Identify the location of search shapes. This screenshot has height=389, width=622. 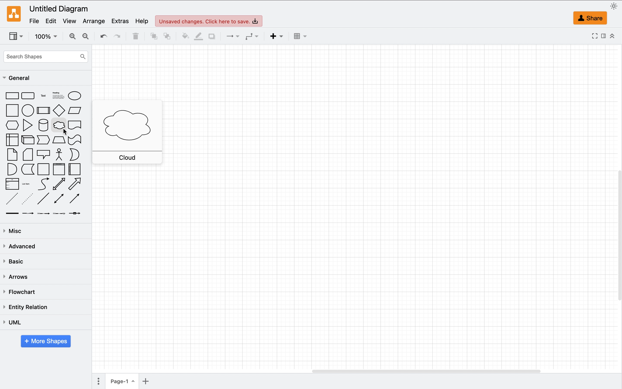
(45, 55).